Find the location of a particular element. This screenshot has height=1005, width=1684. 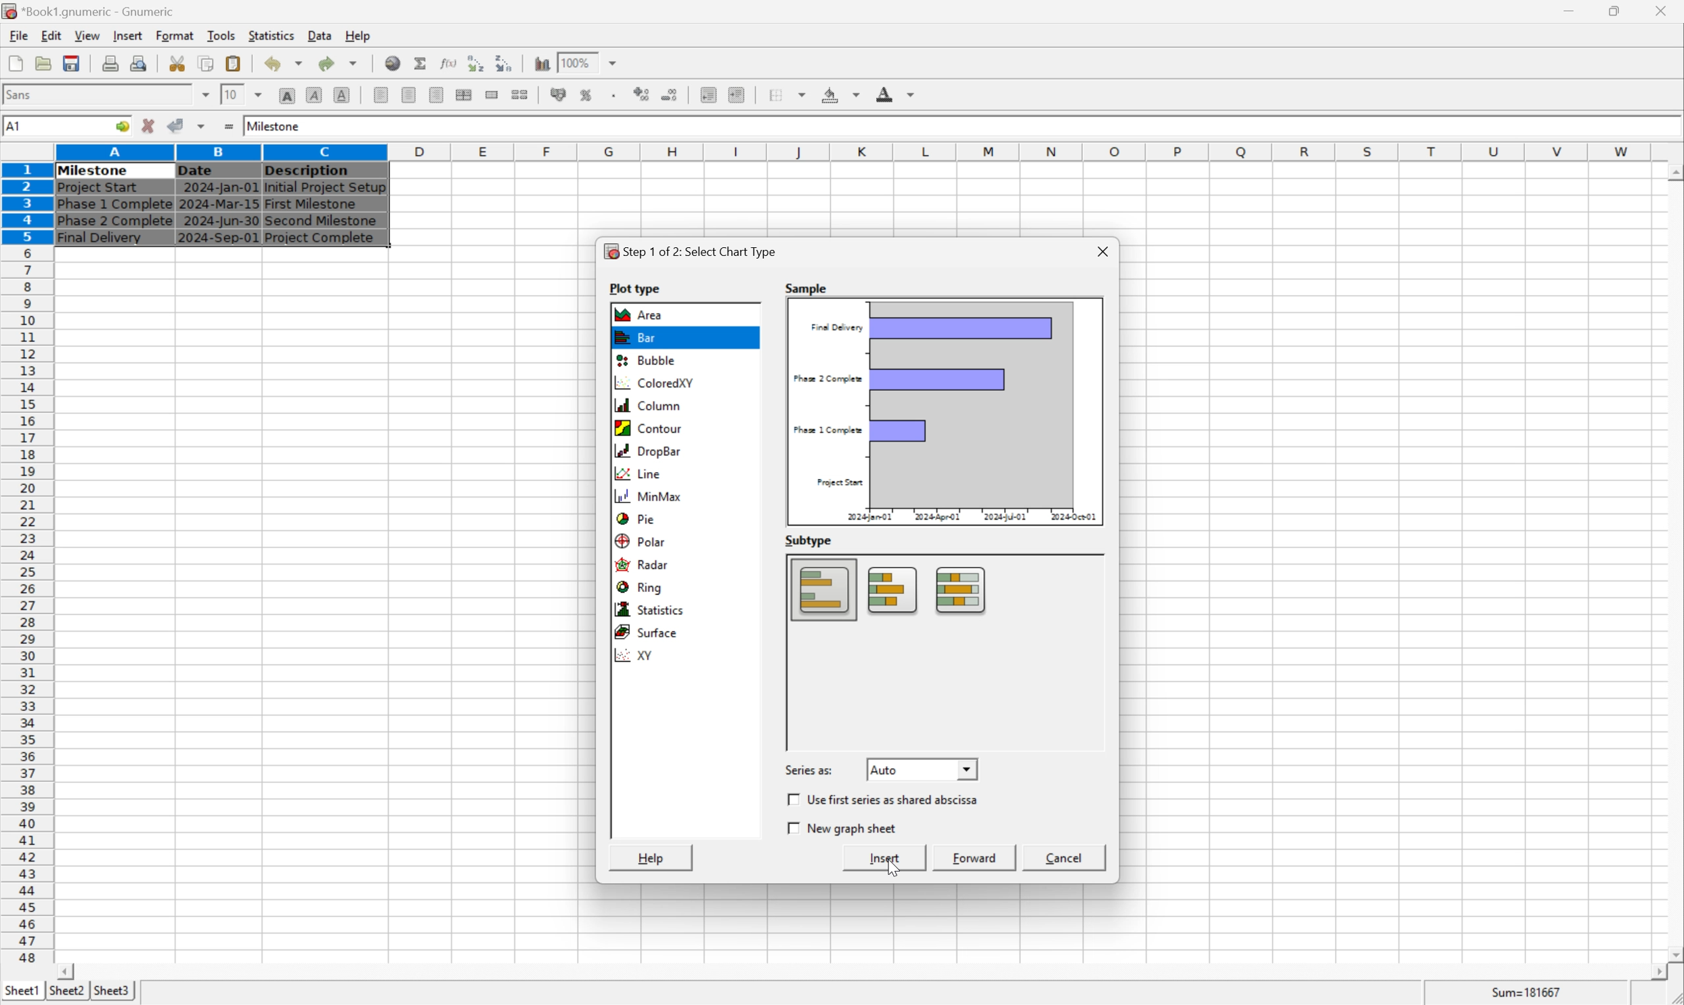

create a new workbook is located at coordinates (14, 64).